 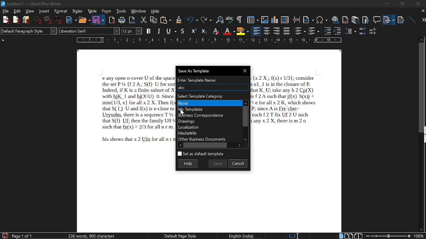 What do you see at coordinates (245, 116) in the screenshot?
I see `Vertical scrollbar` at bounding box center [245, 116].